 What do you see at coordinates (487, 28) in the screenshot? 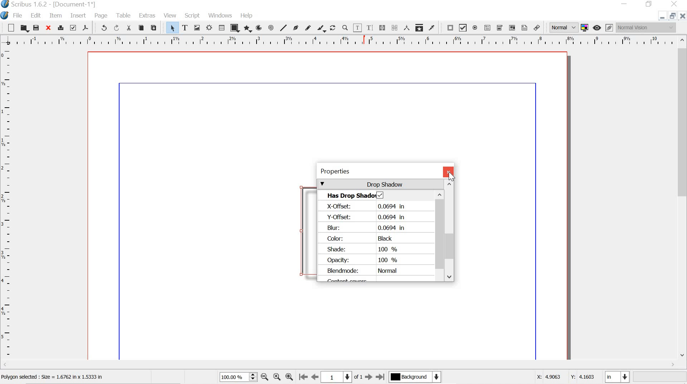
I see `pdf text field` at bounding box center [487, 28].